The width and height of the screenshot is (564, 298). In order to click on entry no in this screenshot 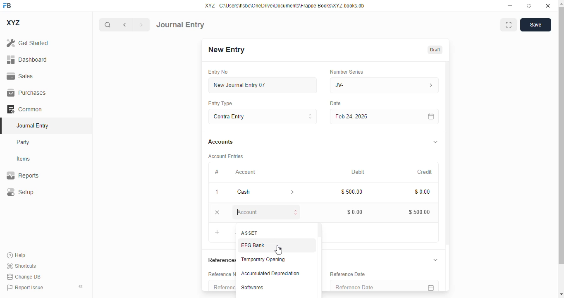, I will do `click(218, 72)`.